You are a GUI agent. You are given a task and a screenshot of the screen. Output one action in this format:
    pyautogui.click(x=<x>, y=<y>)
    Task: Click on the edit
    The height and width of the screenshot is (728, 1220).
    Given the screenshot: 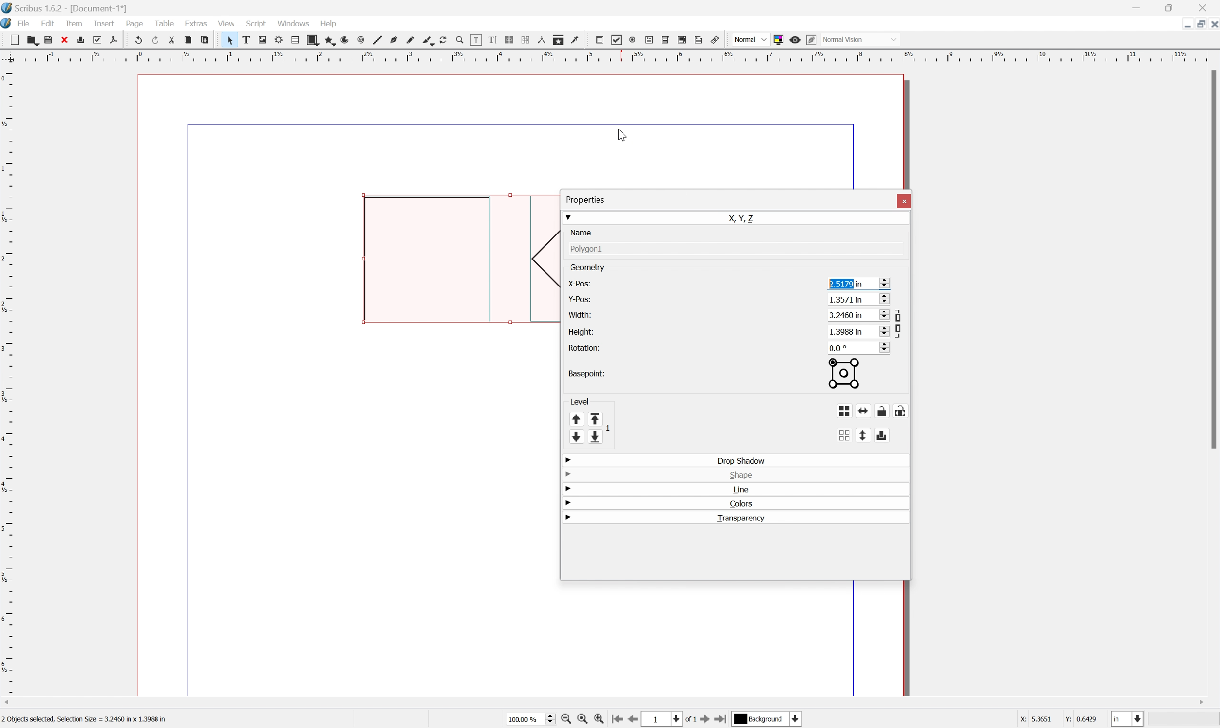 What is the action you would take?
    pyautogui.click(x=49, y=24)
    